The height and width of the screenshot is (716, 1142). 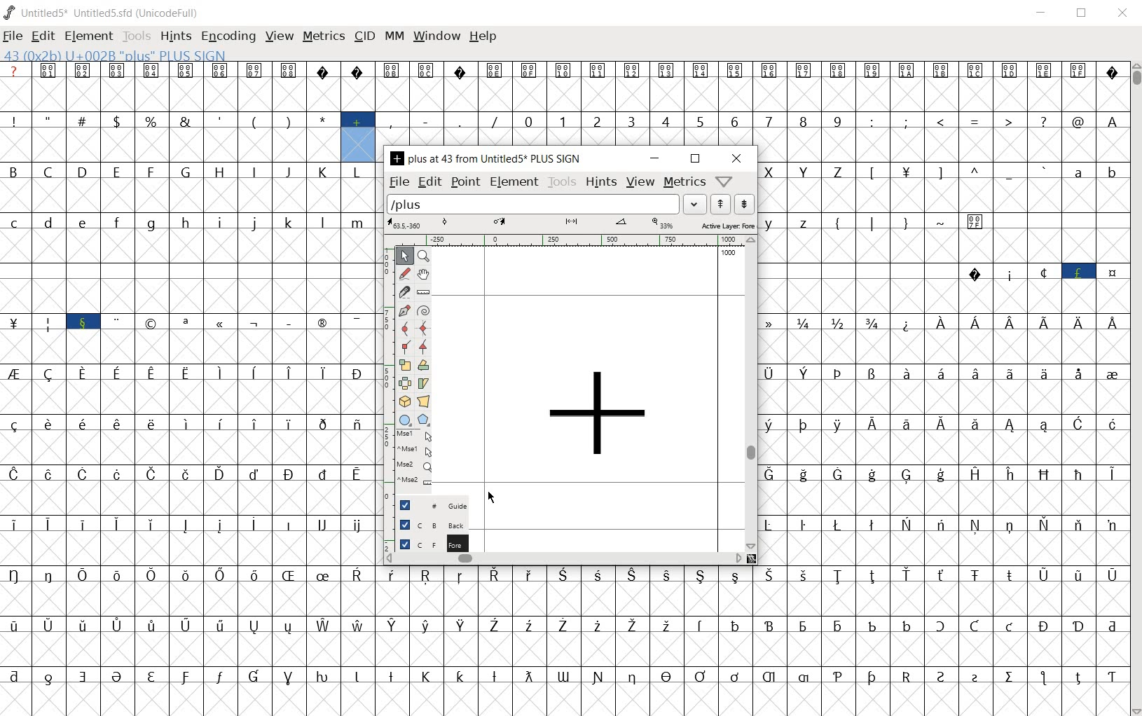 What do you see at coordinates (570, 692) in the screenshot?
I see `special characters` at bounding box center [570, 692].